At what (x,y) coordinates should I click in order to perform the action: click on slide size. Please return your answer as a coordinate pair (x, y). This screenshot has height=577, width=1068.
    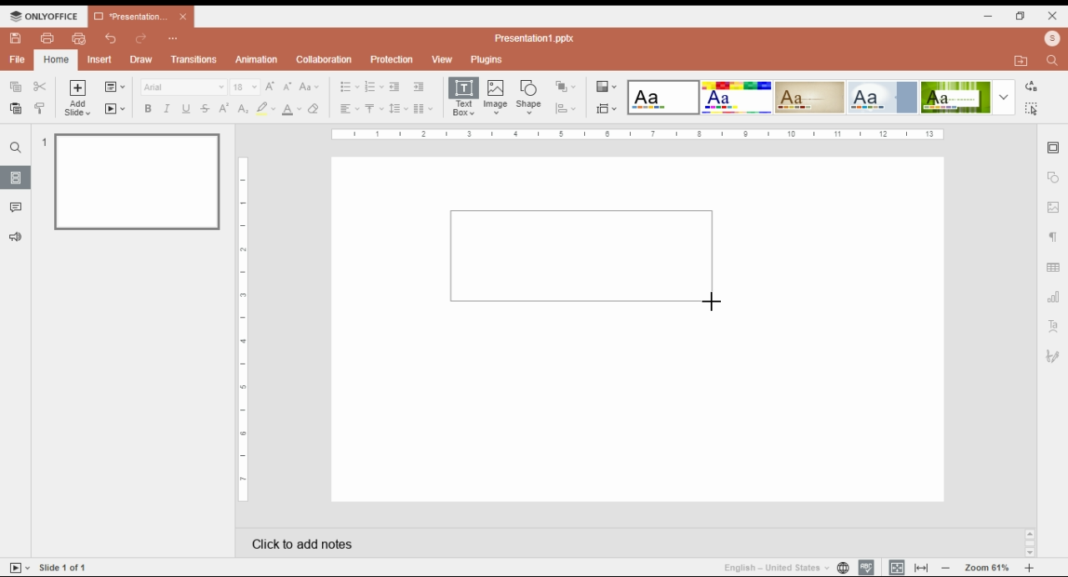
    Looking at the image, I should click on (607, 109).